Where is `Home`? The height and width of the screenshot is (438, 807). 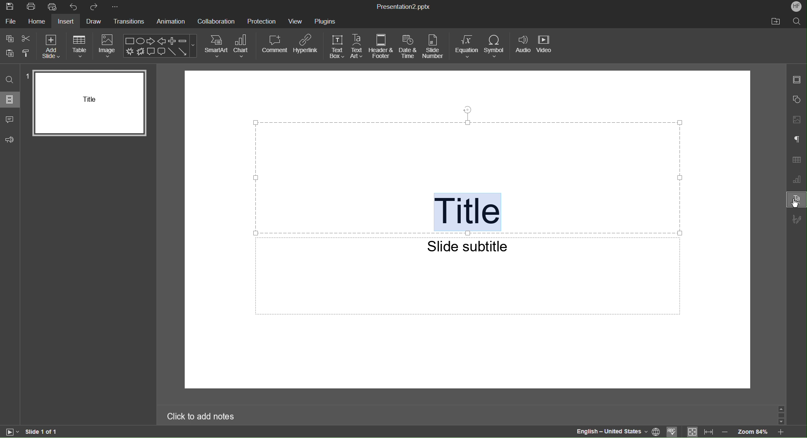
Home is located at coordinates (37, 22).